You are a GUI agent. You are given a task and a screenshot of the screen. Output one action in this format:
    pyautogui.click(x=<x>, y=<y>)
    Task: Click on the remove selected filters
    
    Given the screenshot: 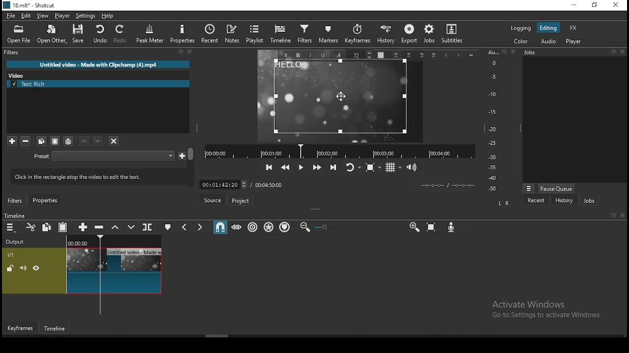 What is the action you would take?
    pyautogui.click(x=26, y=142)
    